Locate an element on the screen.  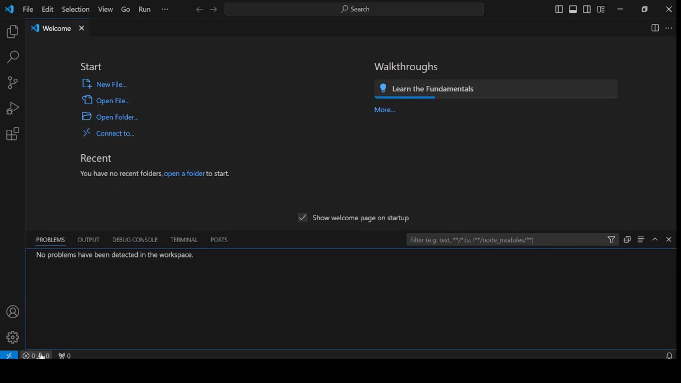
search is located at coordinates (354, 9).